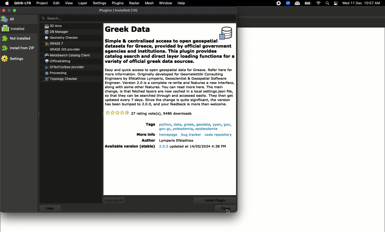 This screenshot has width=385, height=232. I want to click on DB manager, so click(55, 32).